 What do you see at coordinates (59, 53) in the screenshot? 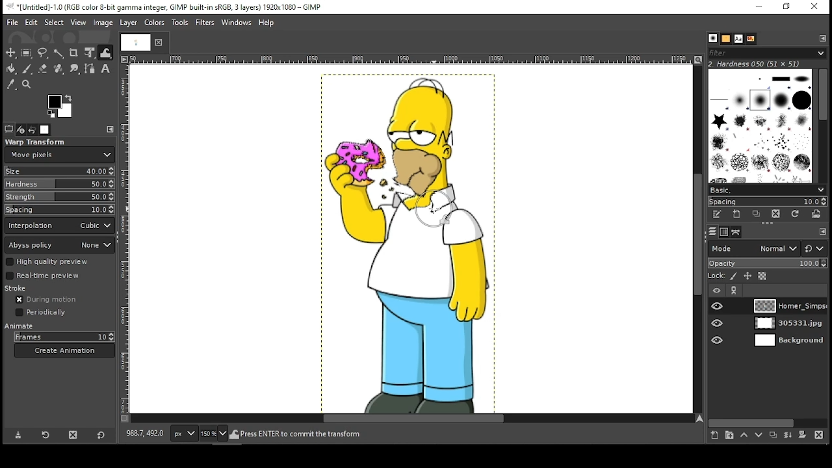
I see `fuzzy select tool` at bounding box center [59, 53].